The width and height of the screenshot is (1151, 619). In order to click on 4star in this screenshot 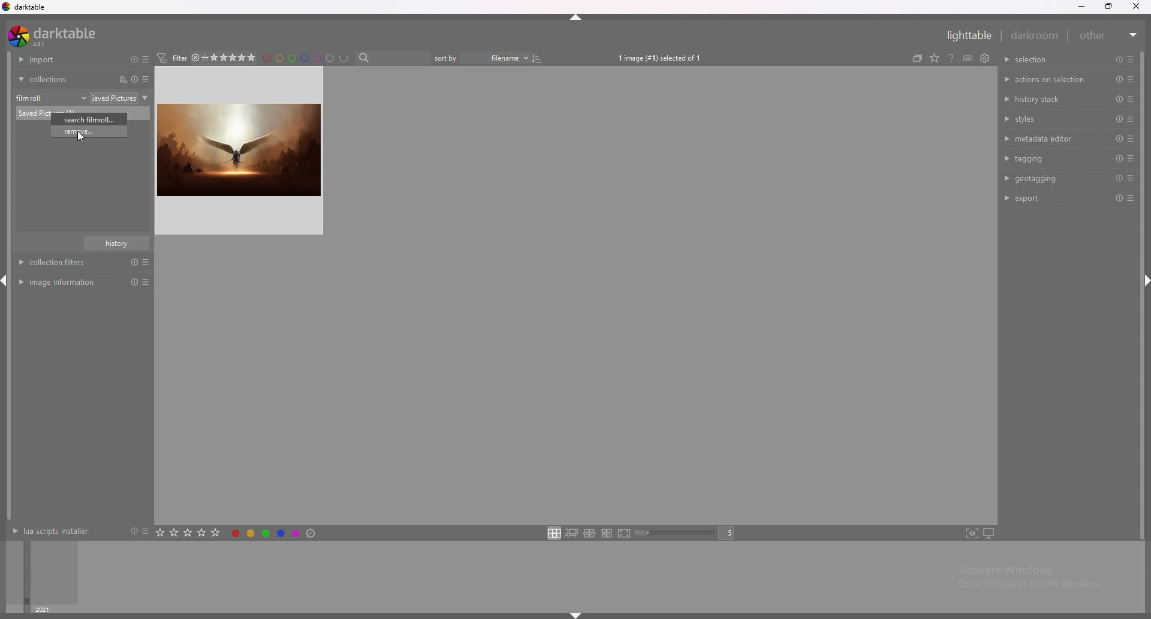, I will do `click(200, 58)`.